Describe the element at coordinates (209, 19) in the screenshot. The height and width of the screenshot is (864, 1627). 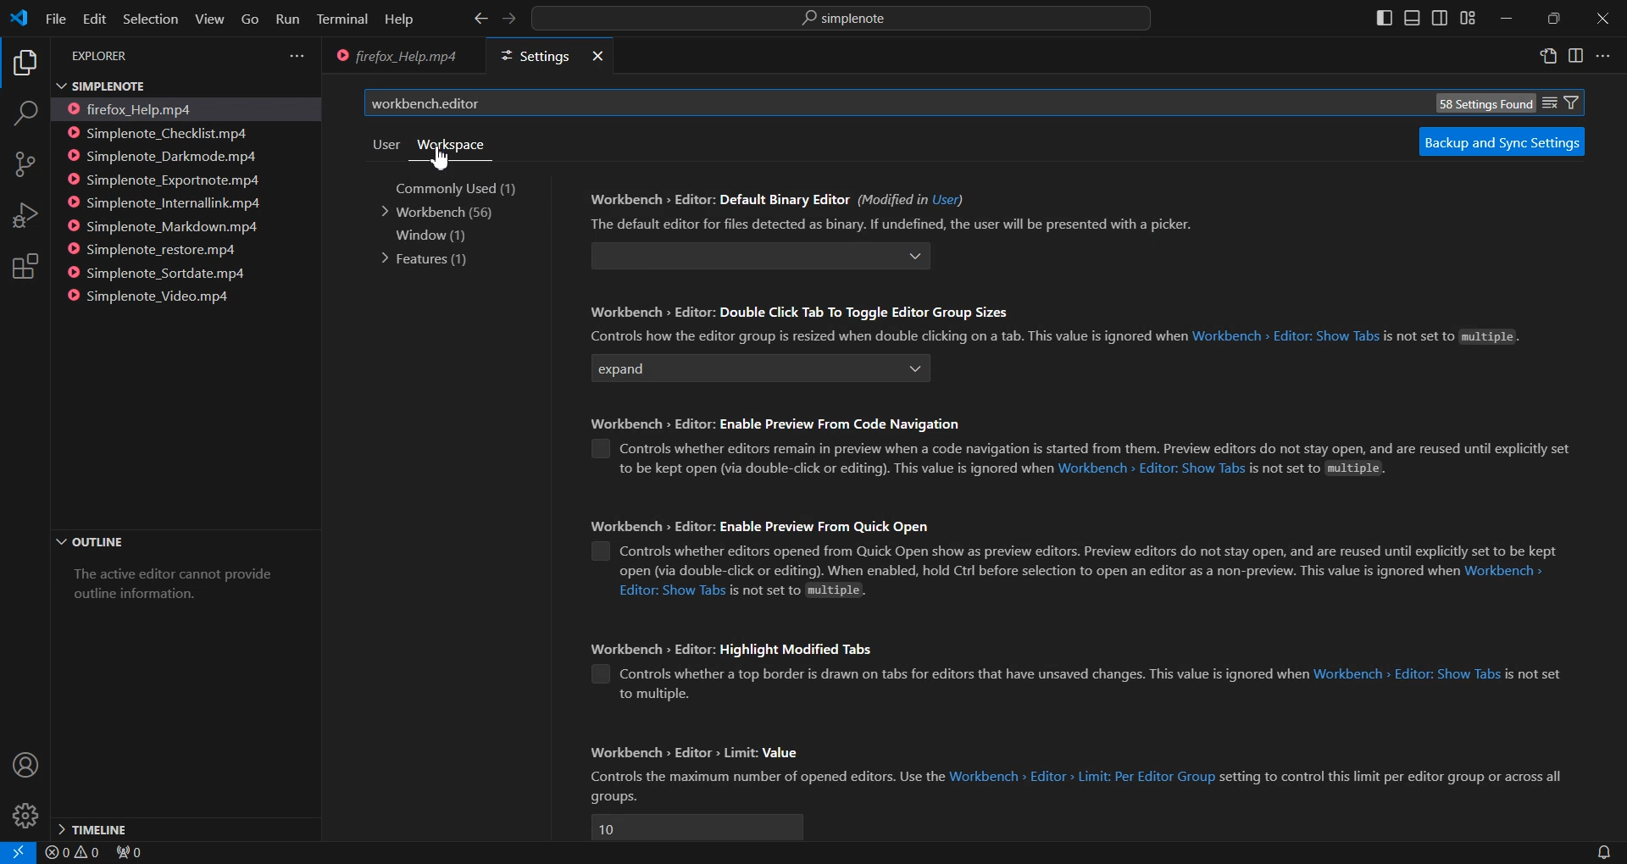
I see `View` at that location.